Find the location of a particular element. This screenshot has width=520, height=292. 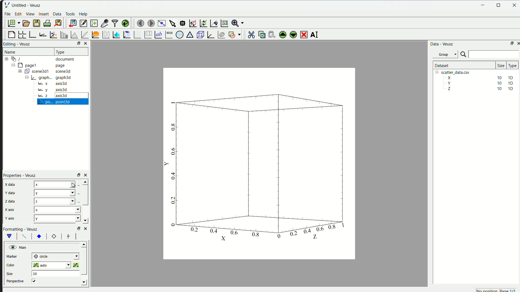

| Auto is located at coordinates (60, 193).